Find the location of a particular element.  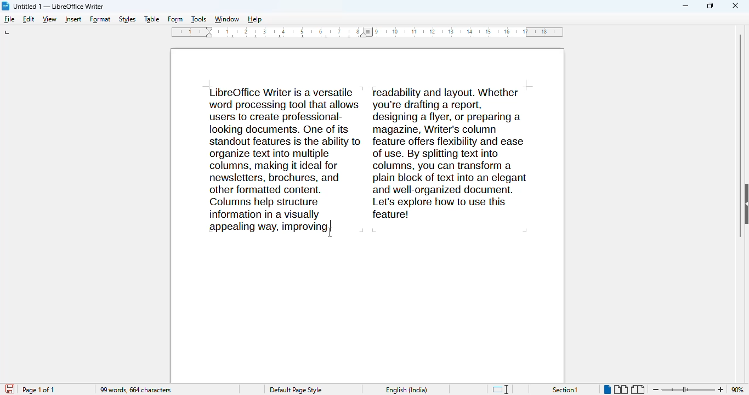

demo text is located at coordinates (368, 153).